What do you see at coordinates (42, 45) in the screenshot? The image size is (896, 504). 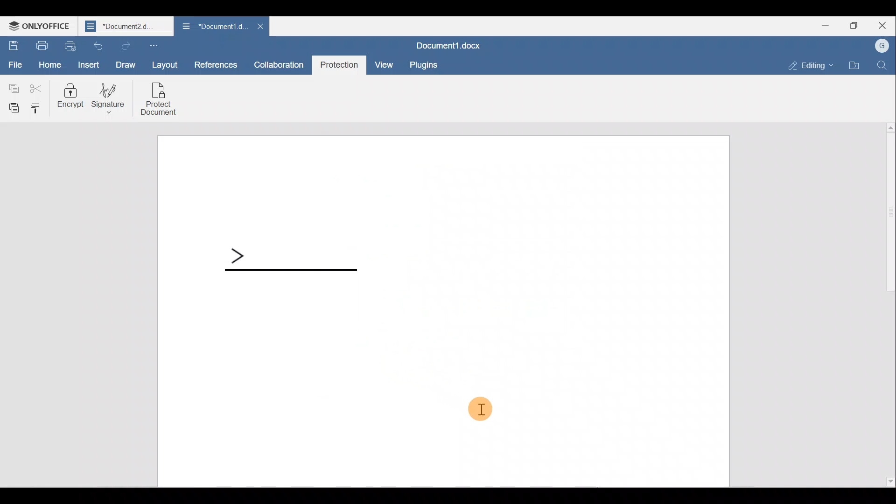 I see `Print file` at bounding box center [42, 45].